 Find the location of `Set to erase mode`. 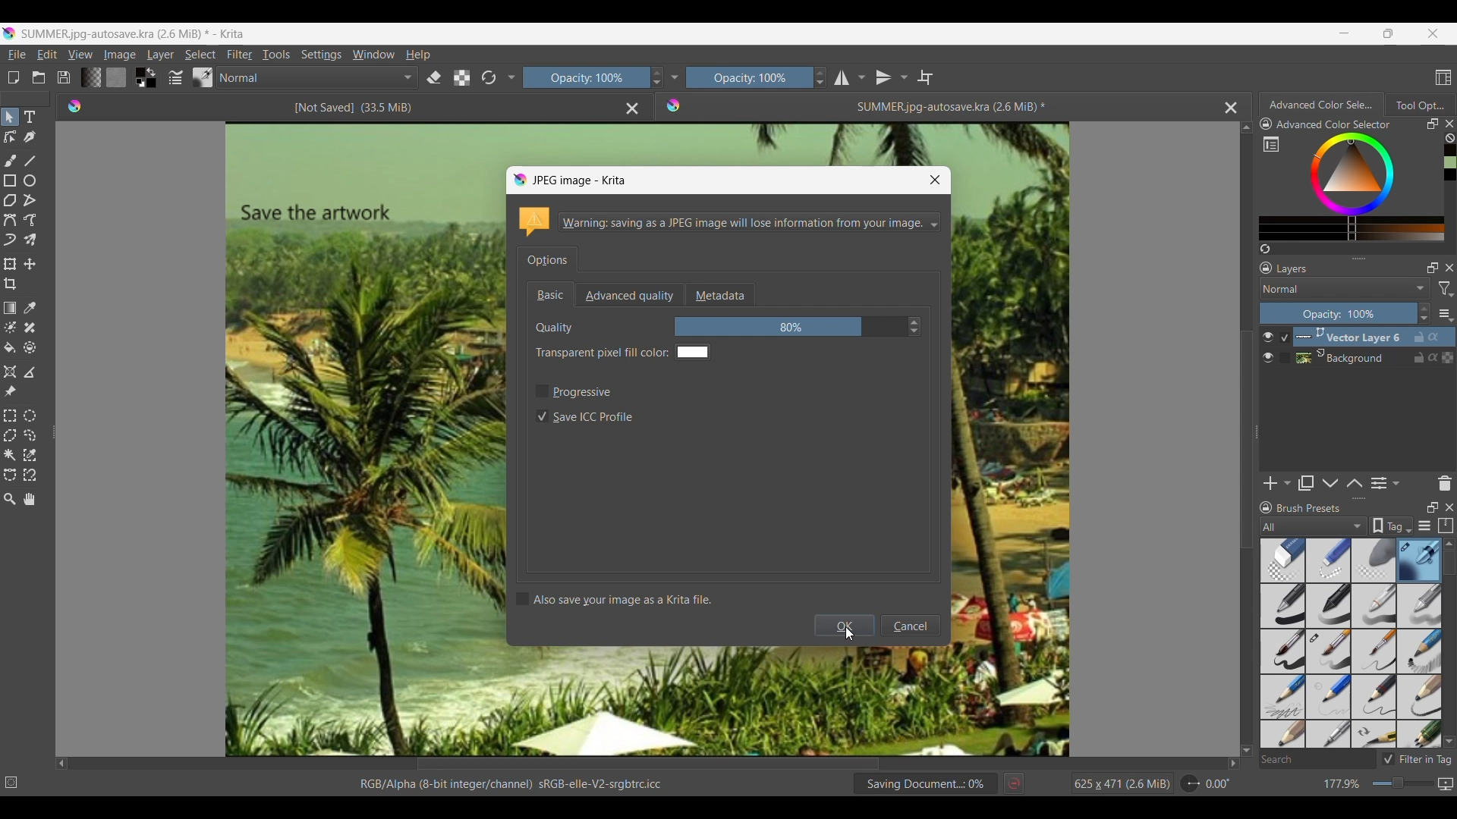

Set to erase mode is located at coordinates (434, 78).